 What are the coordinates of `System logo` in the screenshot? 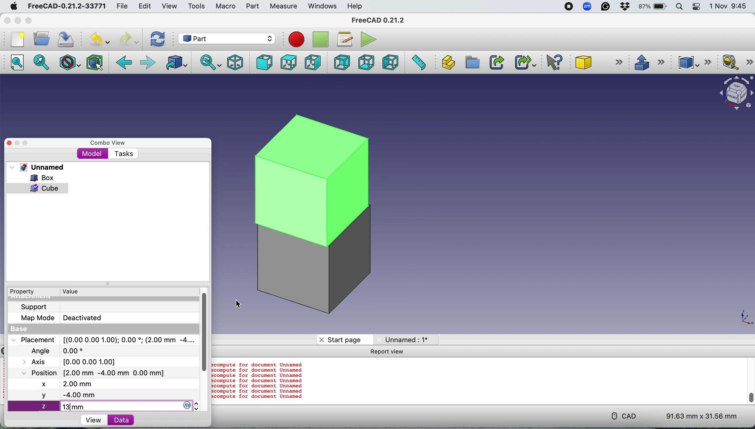 It's located at (13, 6).